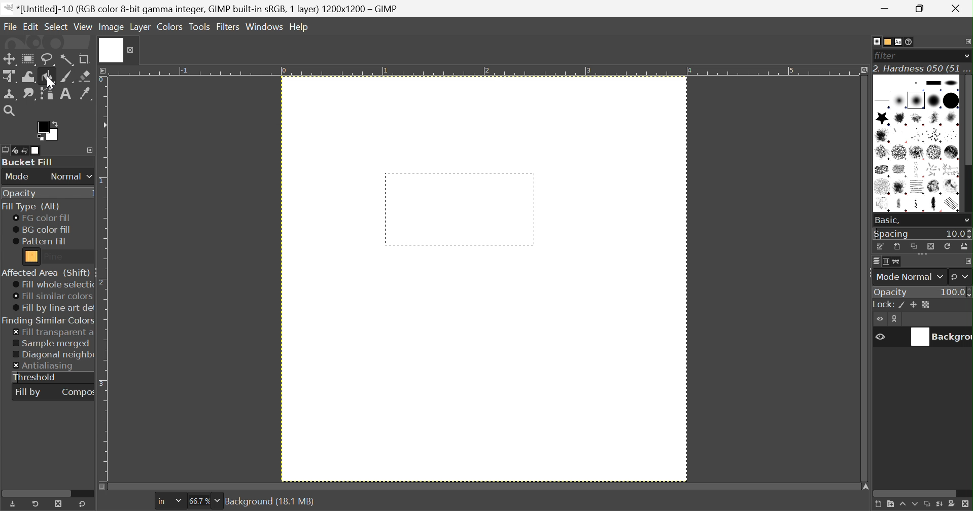 The image size is (973, 511). I want to click on GEGL goat, so click(951, 169).